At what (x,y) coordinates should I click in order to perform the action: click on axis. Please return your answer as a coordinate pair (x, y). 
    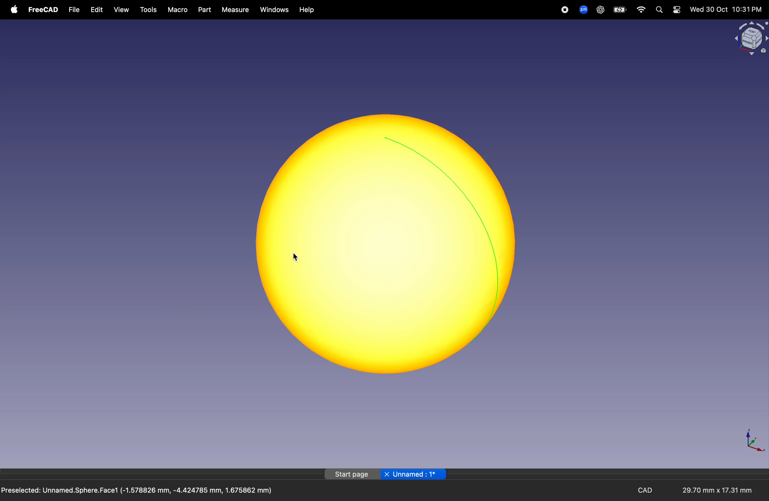
    Looking at the image, I should click on (753, 439).